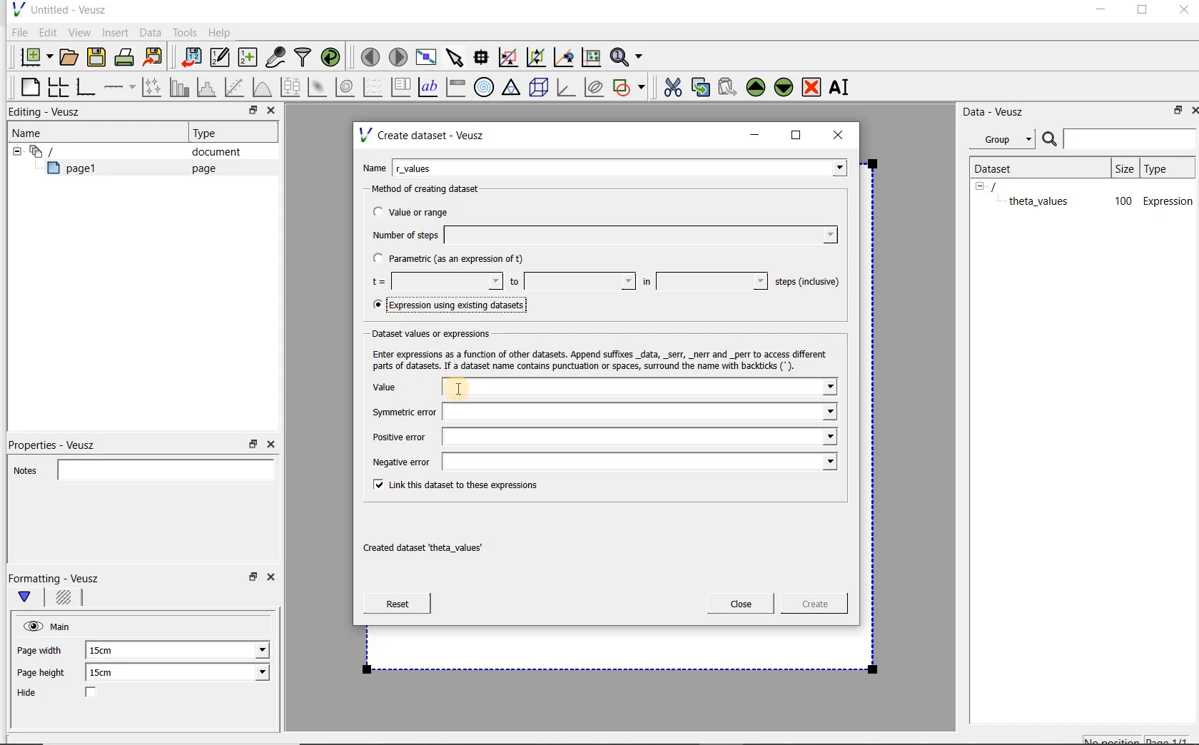 The height and width of the screenshot is (745, 1199). I want to click on blank page, so click(28, 85).